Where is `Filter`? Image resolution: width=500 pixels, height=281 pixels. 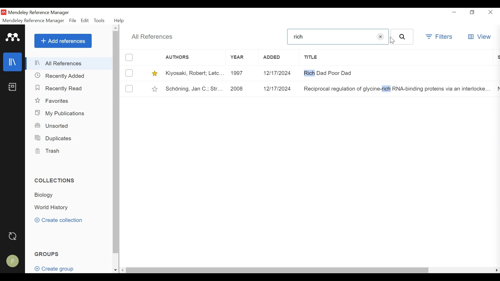
Filter is located at coordinates (439, 36).